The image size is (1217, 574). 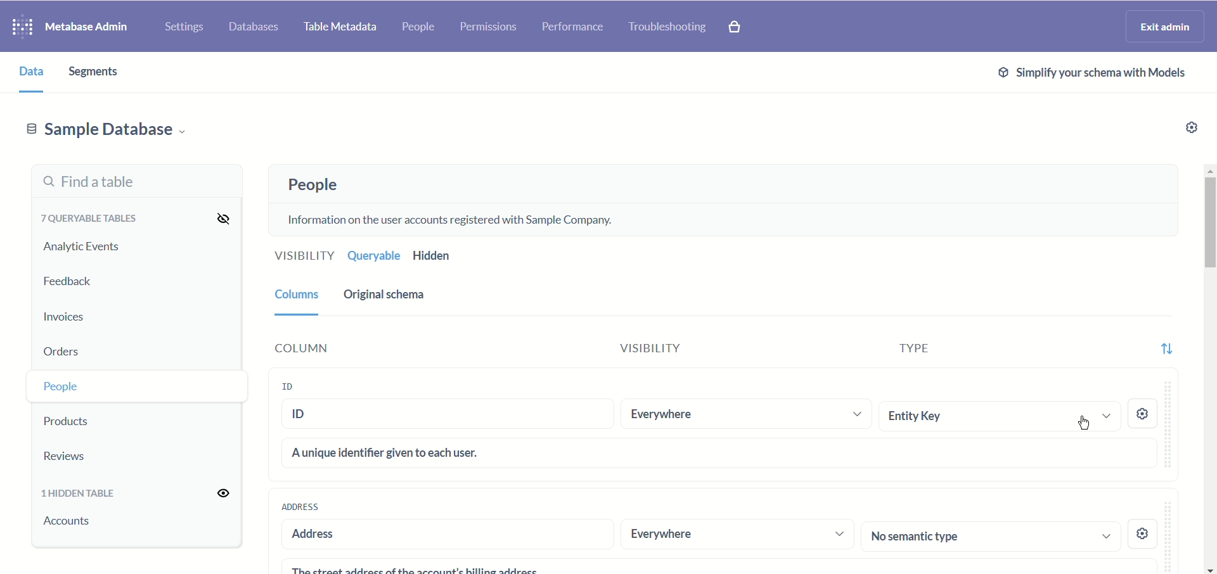 What do you see at coordinates (80, 314) in the screenshot?
I see `Invoices` at bounding box center [80, 314].